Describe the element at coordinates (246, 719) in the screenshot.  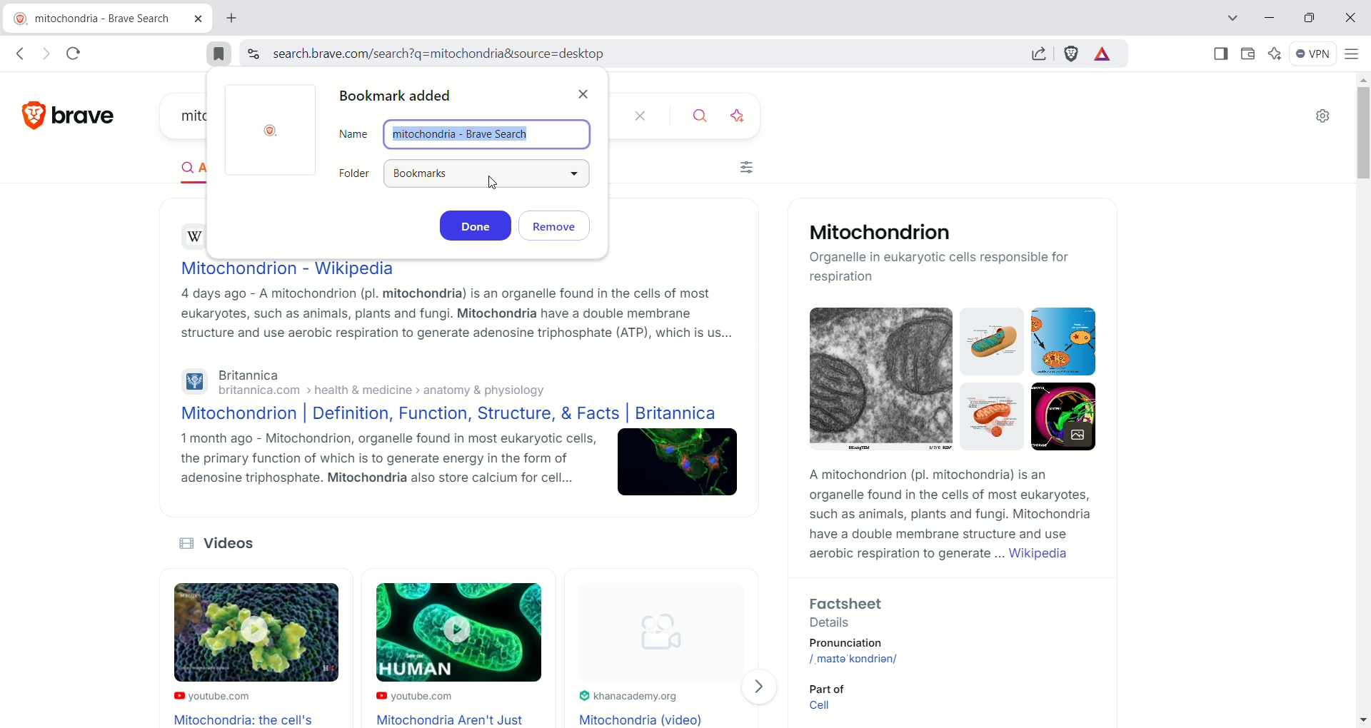
I see `Mitochondria: the cell's` at that location.